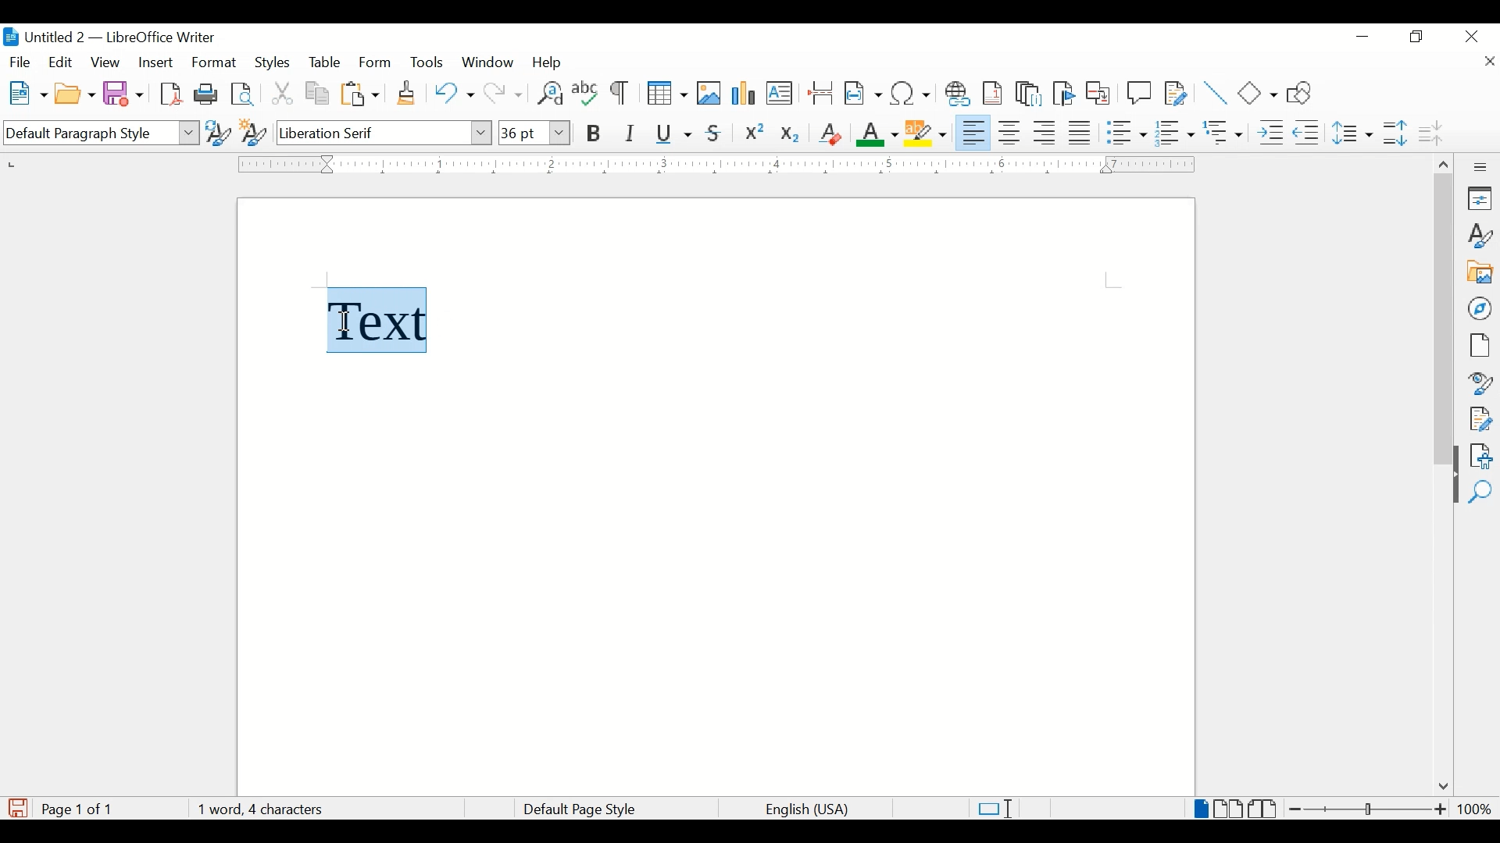 This screenshot has width=1500, height=843. What do you see at coordinates (911, 92) in the screenshot?
I see `insert special characters` at bounding box center [911, 92].